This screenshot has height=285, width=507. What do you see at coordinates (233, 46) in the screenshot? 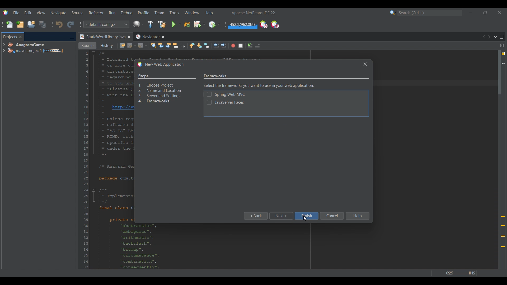
I see `Start macro recording` at bounding box center [233, 46].